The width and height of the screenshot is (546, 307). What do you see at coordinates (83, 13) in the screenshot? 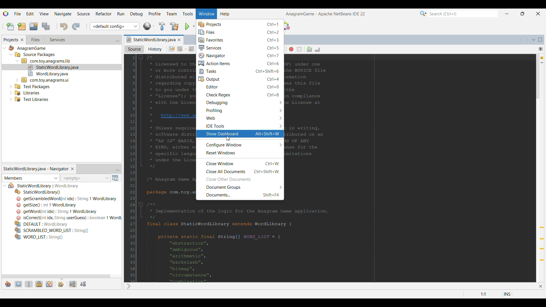
I see `Source menu` at bounding box center [83, 13].